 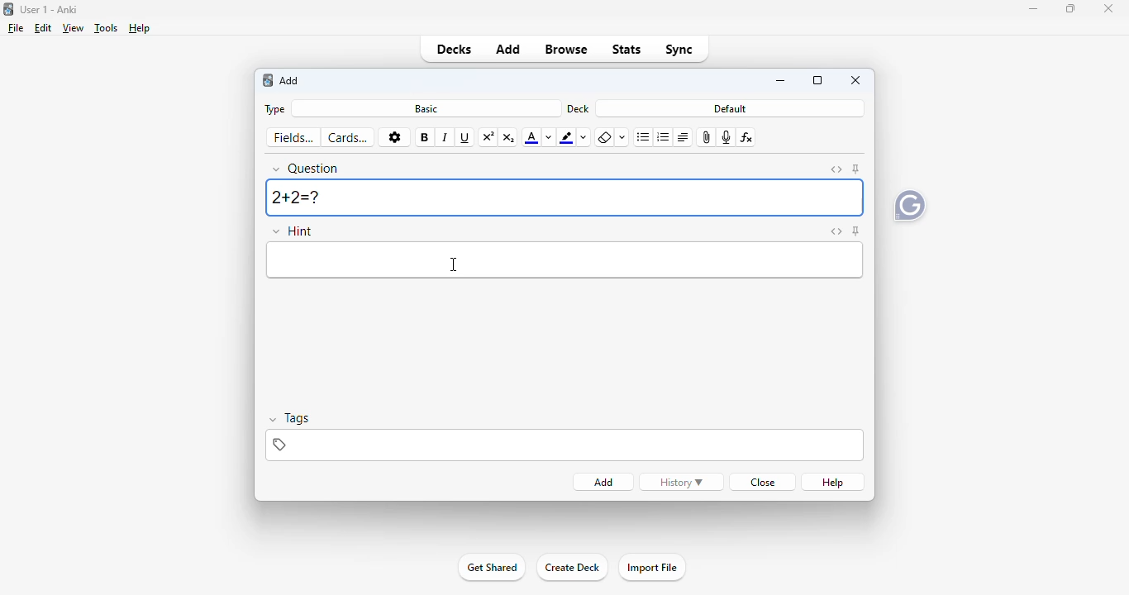 What do you see at coordinates (684, 137) in the screenshot?
I see `alignment` at bounding box center [684, 137].